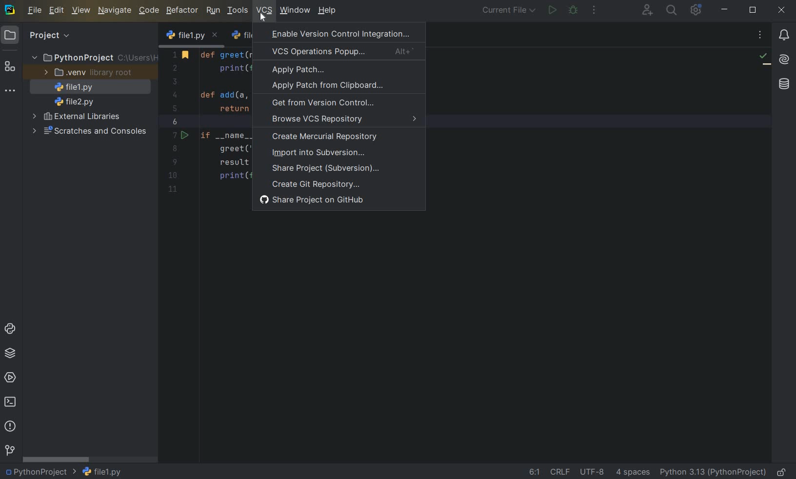 This screenshot has width=796, height=479. Describe the element at coordinates (647, 11) in the screenshot. I see `code with me` at that location.